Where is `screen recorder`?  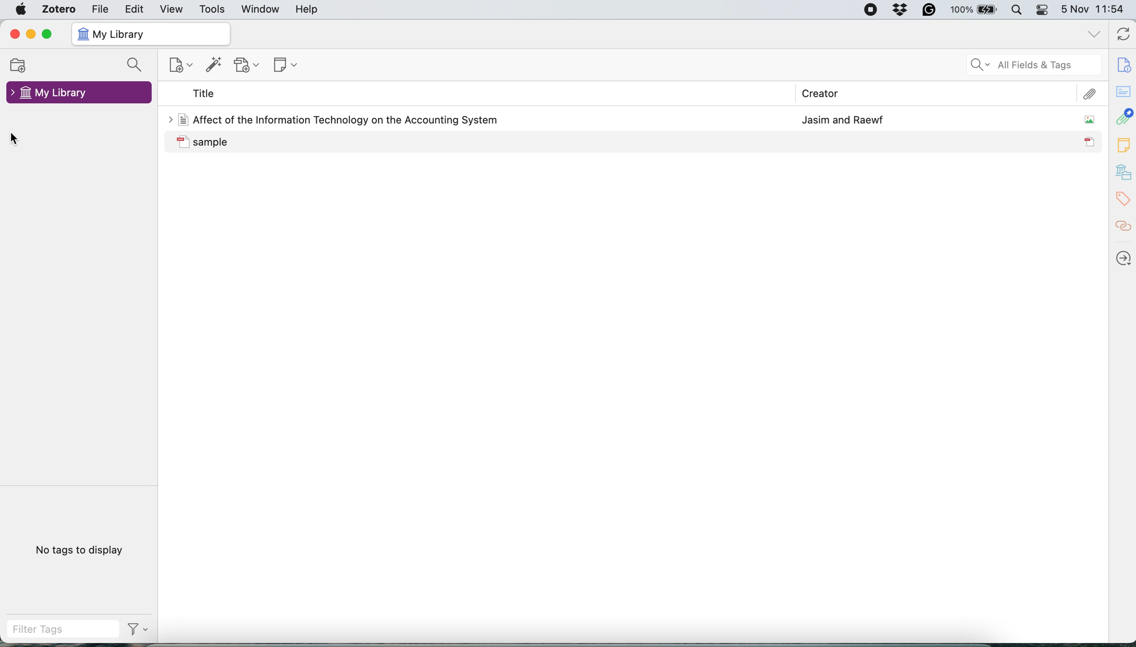 screen recorder is located at coordinates (868, 10).